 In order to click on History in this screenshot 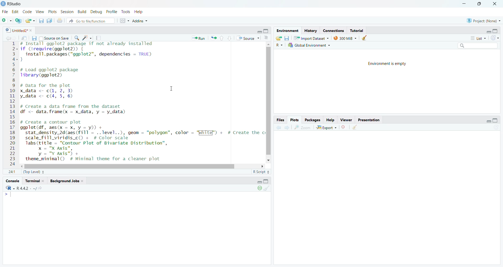, I will do `click(311, 30)`.